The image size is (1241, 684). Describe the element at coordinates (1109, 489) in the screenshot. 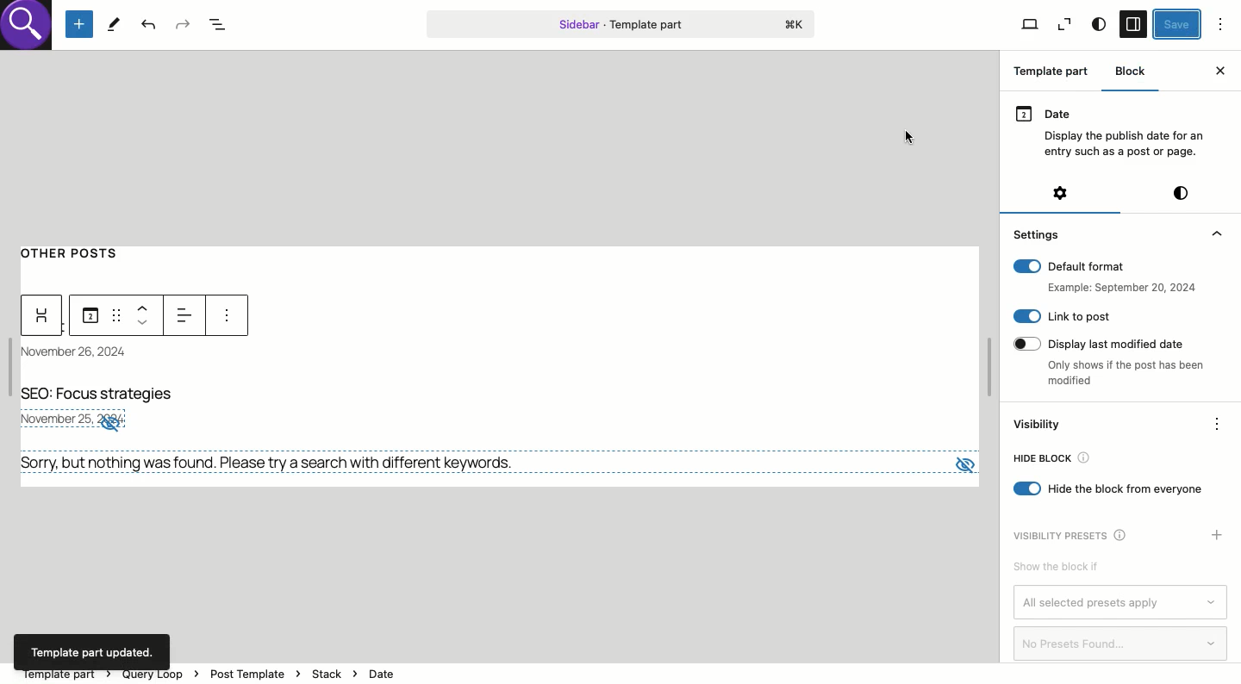

I see `Hide block from everyone` at that location.